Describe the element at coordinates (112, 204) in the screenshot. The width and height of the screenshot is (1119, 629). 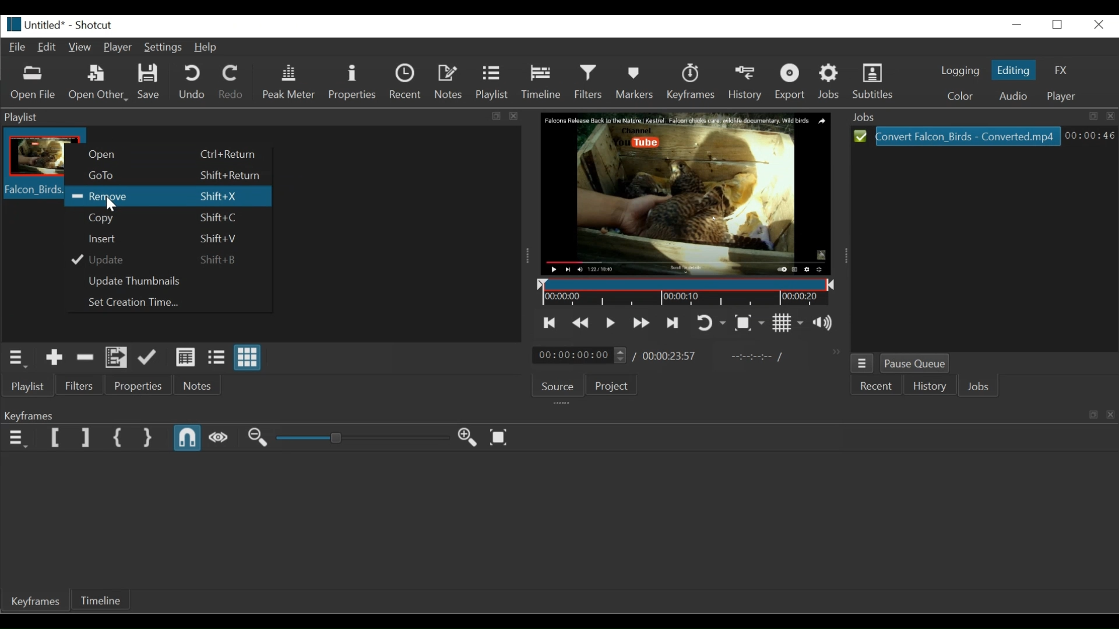
I see `Pointer` at that location.